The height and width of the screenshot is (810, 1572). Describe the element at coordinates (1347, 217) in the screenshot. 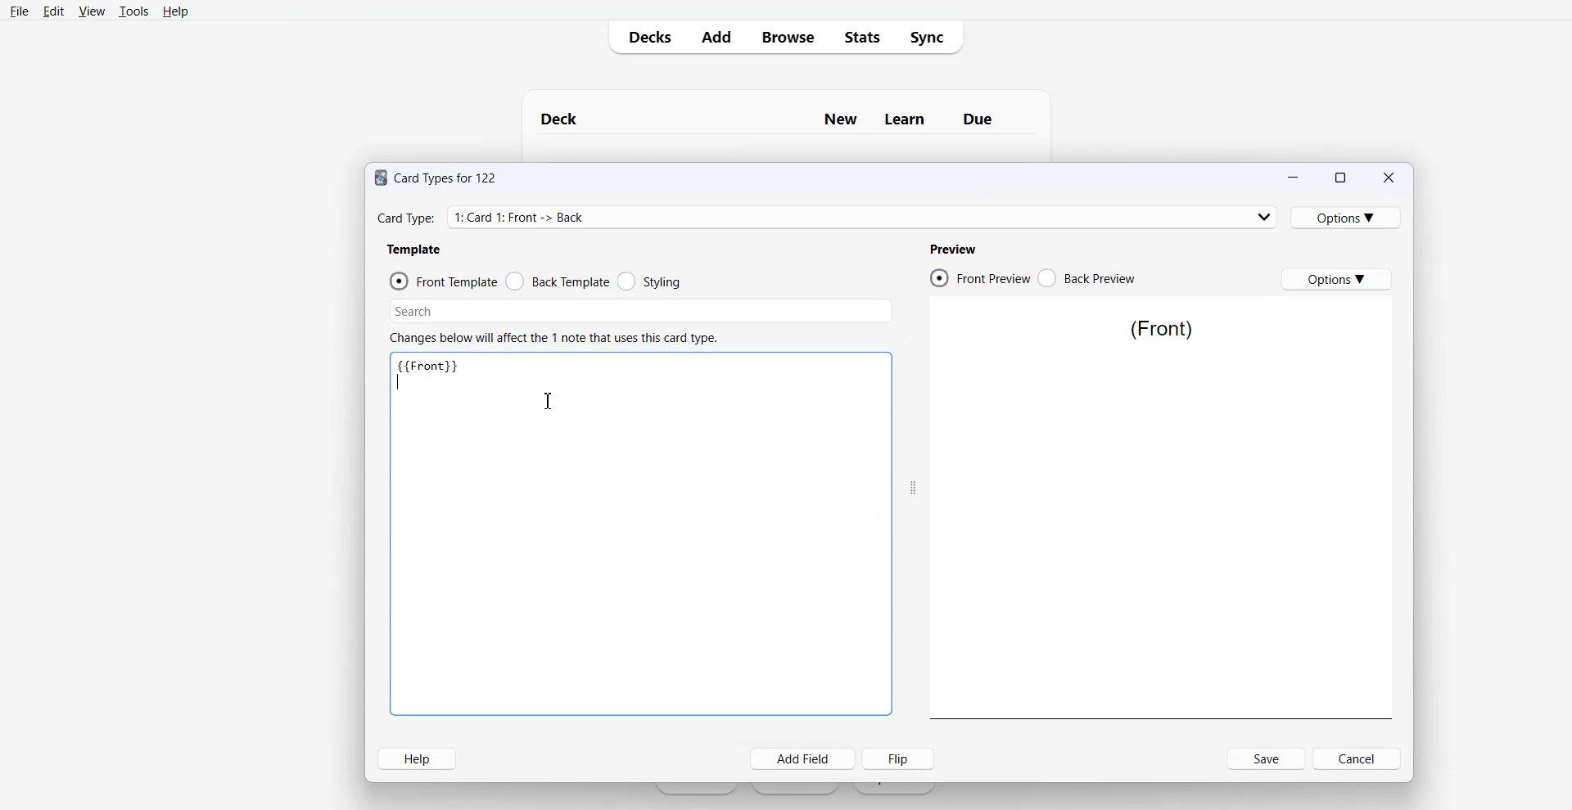

I see `Options` at that location.